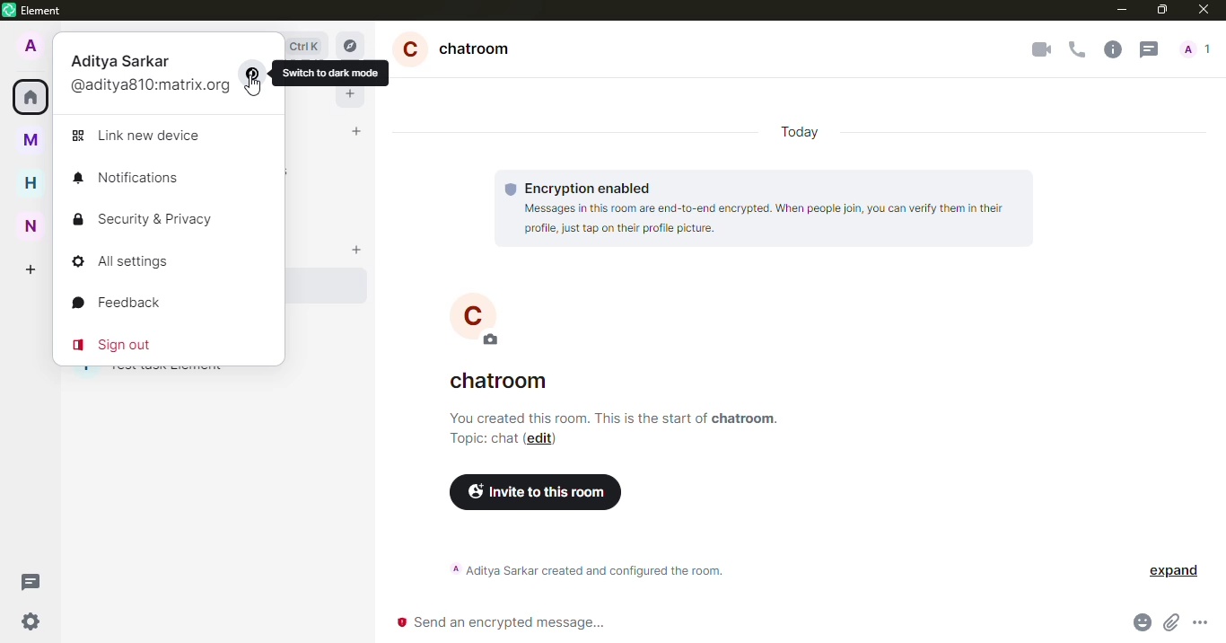  What do you see at coordinates (44, 12) in the screenshot?
I see `element` at bounding box center [44, 12].